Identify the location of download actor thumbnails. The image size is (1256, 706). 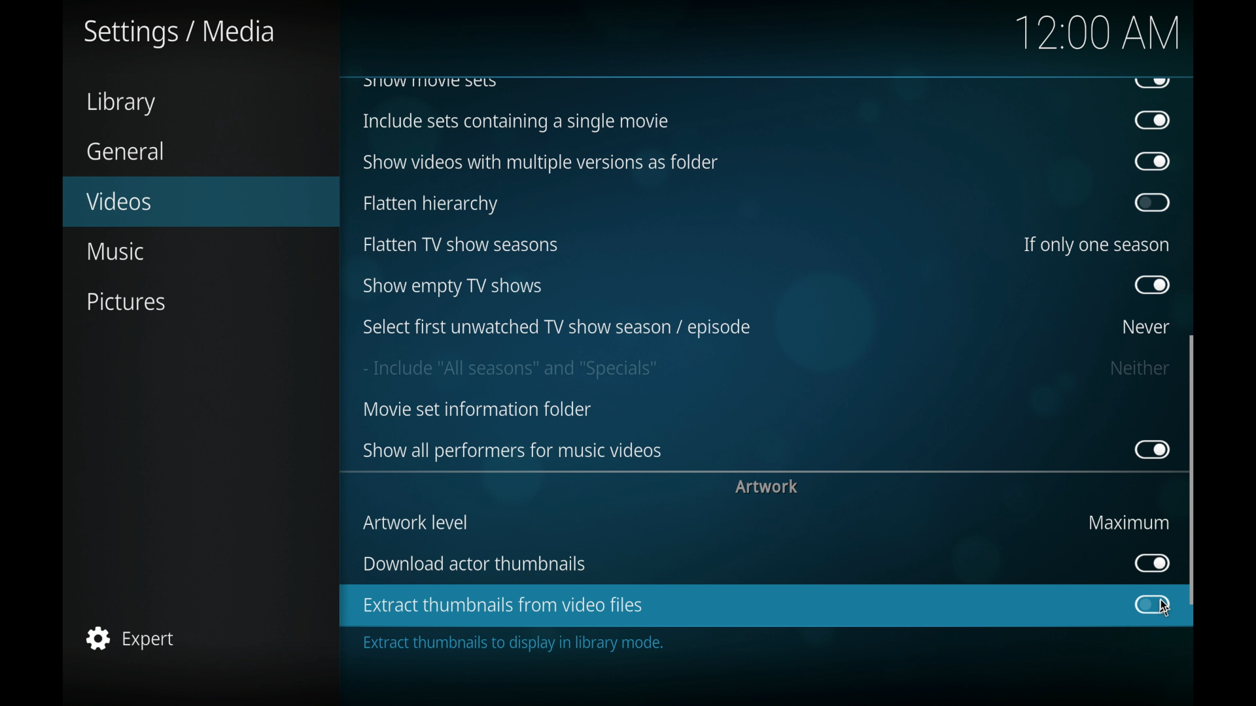
(474, 563).